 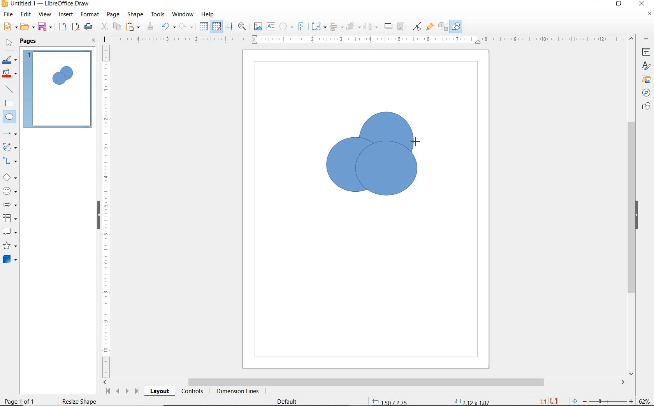 What do you see at coordinates (63, 27) in the screenshot?
I see `EXPORT` at bounding box center [63, 27].